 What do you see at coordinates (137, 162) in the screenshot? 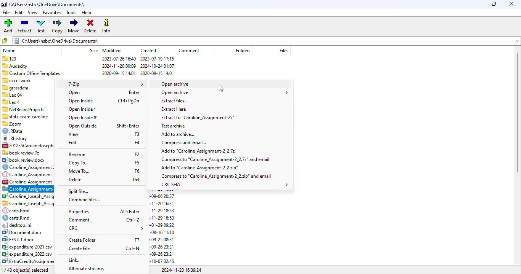
I see `shortcut for copy to` at bounding box center [137, 162].